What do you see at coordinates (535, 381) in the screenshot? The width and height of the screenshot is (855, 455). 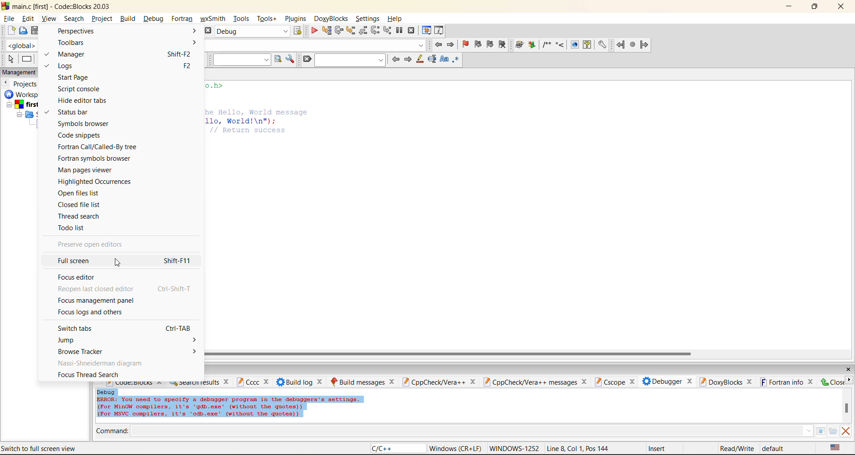 I see `cppcheck/vera++messages` at bounding box center [535, 381].